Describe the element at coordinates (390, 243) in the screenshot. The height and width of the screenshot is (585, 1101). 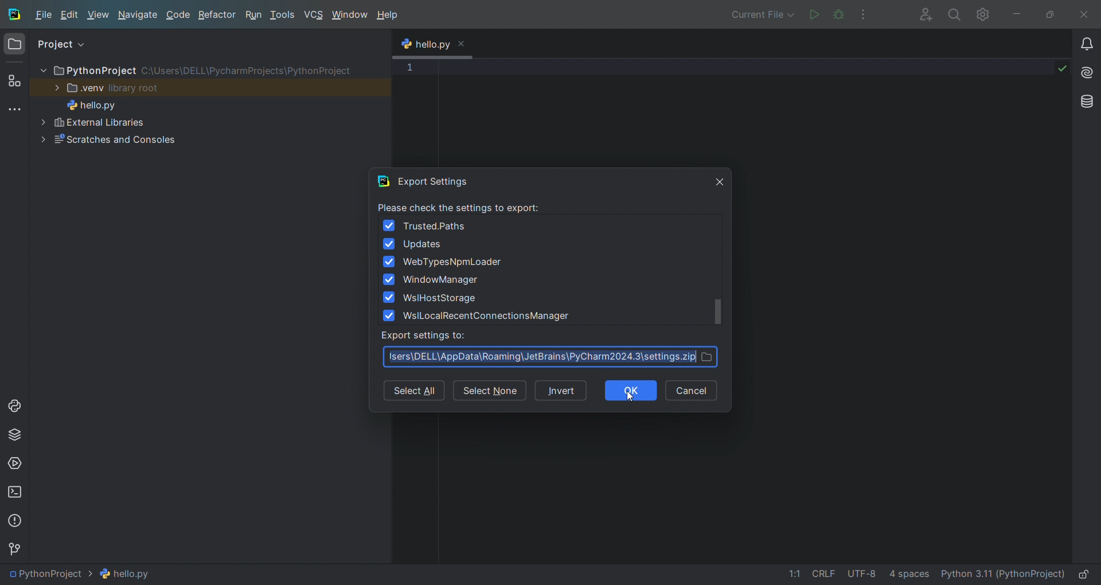
I see `Checked box` at that location.